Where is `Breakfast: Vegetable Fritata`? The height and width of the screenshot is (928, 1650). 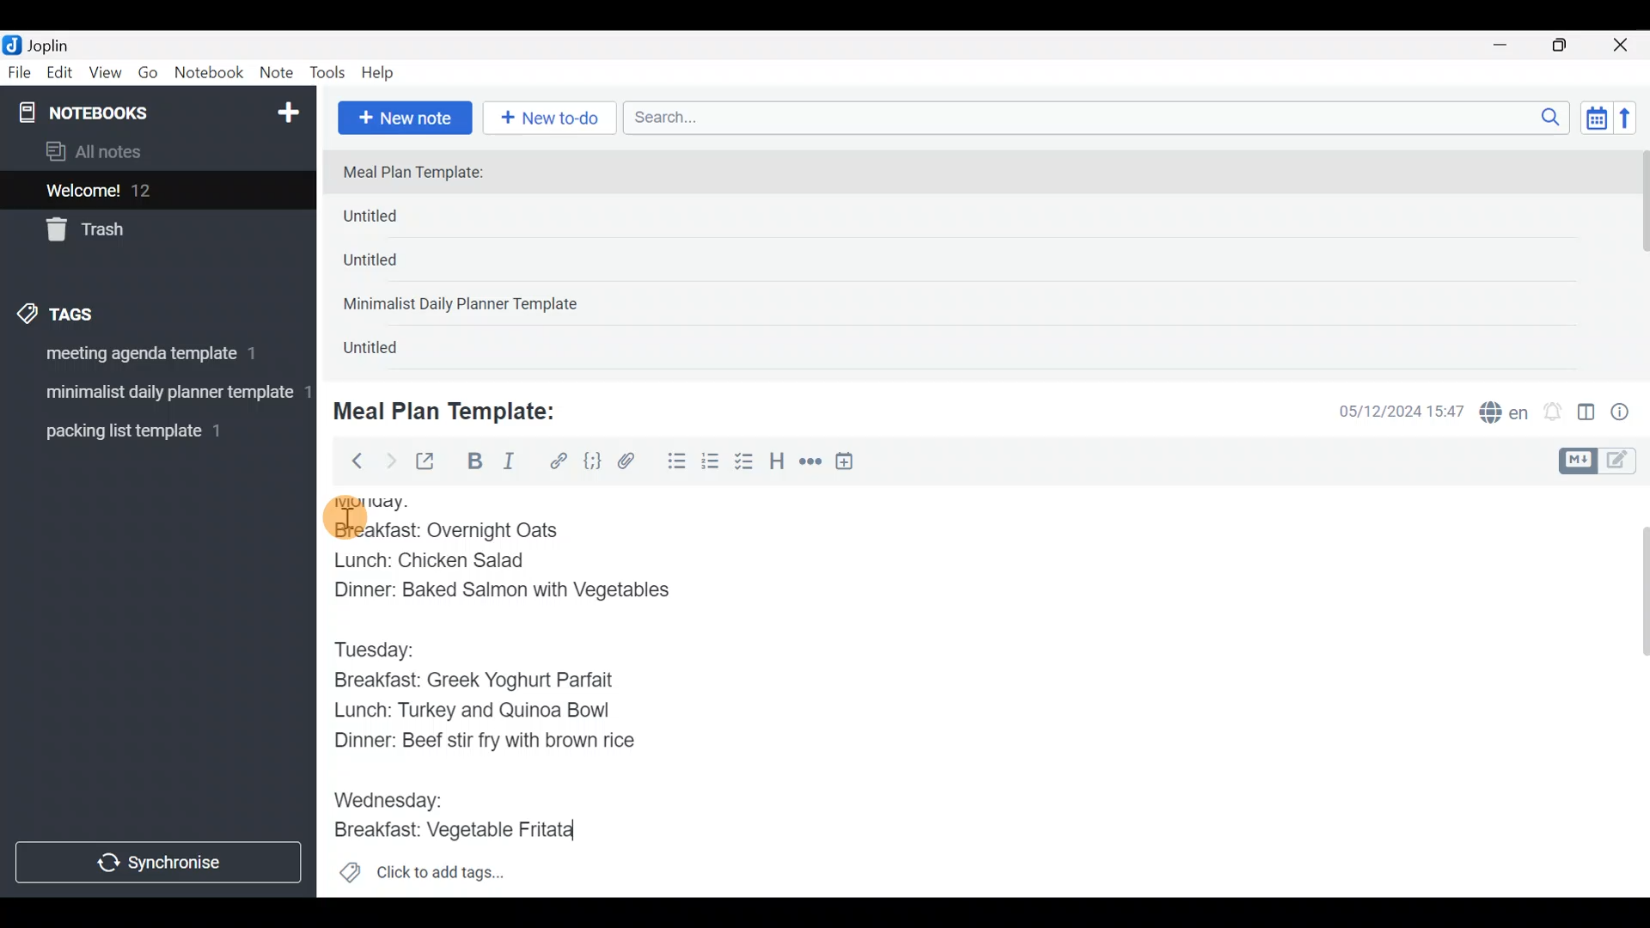
Breakfast: Vegetable Fritata is located at coordinates (466, 831).